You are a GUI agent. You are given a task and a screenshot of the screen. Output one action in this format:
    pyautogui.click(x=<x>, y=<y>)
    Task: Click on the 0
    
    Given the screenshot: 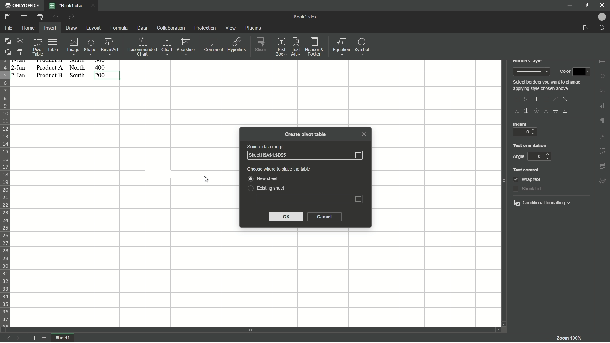 What is the action you would take?
    pyautogui.click(x=527, y=132)
    